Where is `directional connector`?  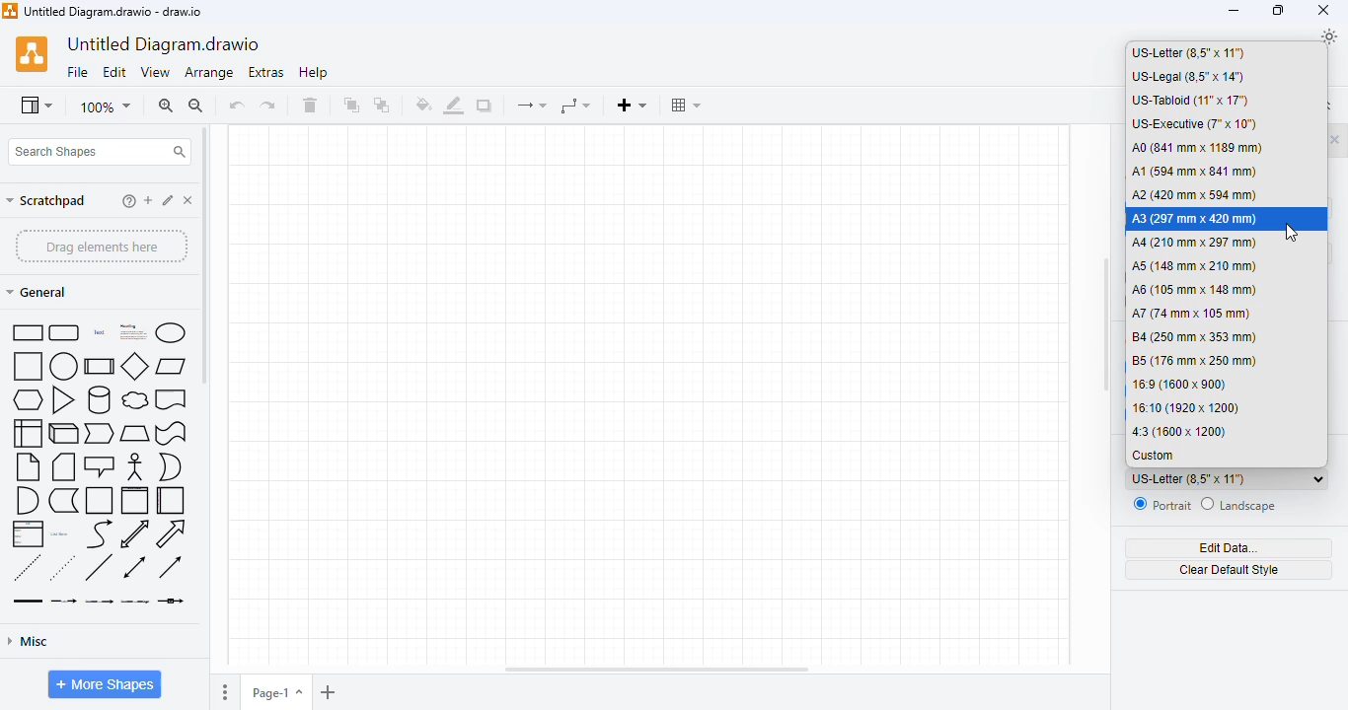
directional connector is located at coordinates (170, 566).